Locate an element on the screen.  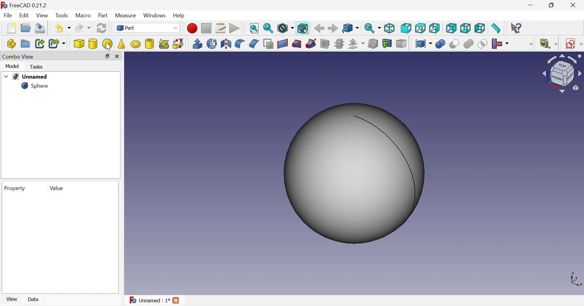
Fit selection is located at coordinates (269, 28).